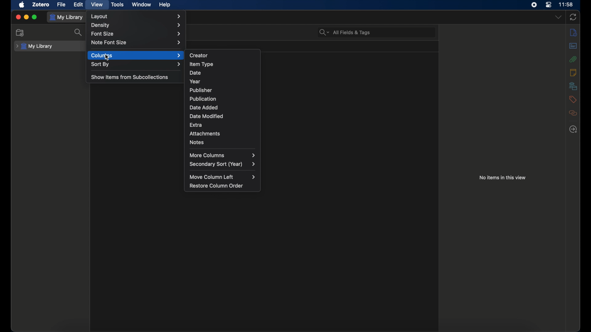 The width and height of the screenshot is (591, 332). What do you see at coordinates (34, 46) in the screenshot?
I see `my library` at bounding box center [34, 46].